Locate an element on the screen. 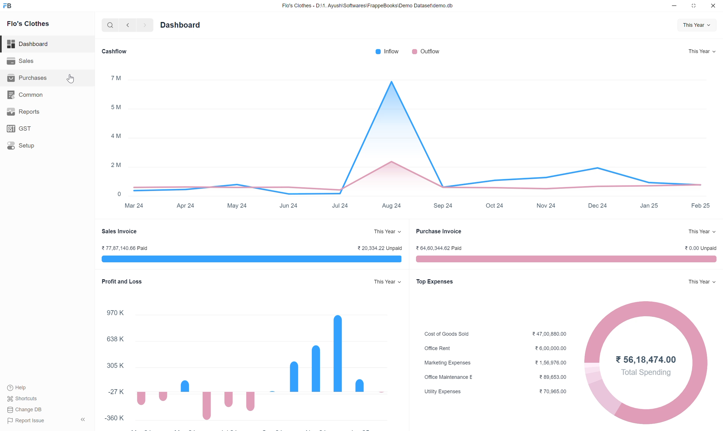 The image size is (723, 431). back is located at coordinates (128, 25).